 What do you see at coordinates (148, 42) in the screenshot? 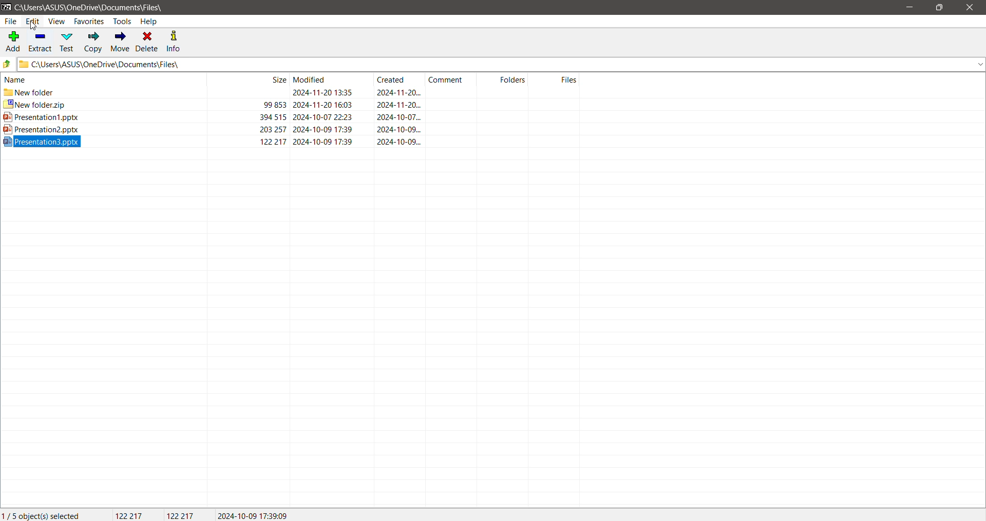
I see `Delete` at bounding box center [148, 42].